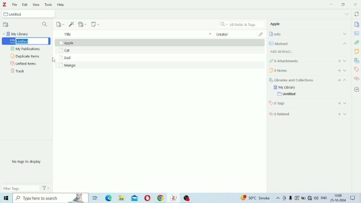 The image size is (361, 203). What do you see at coordinates (5, 198) in the screenshot?
I see `` at bounding box center [5, 198].